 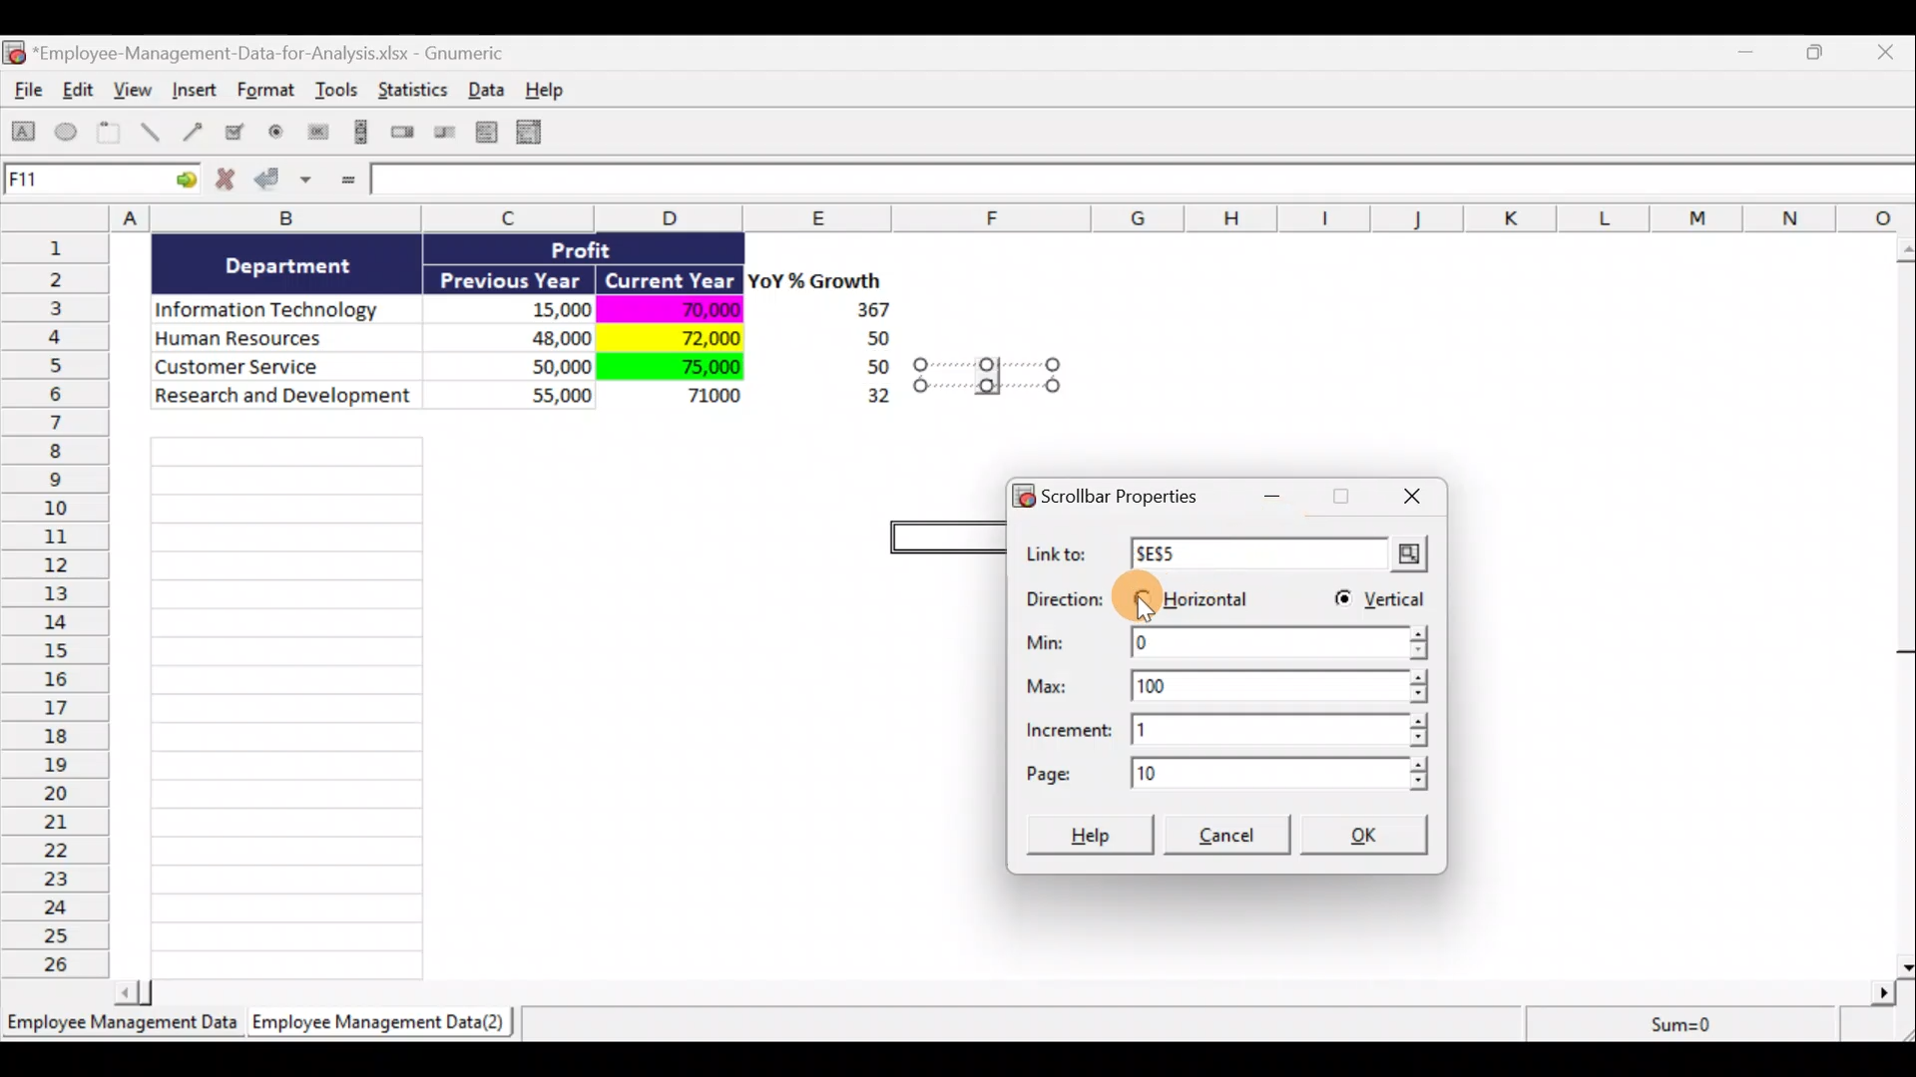 I want to click on Link to, so click(x=1232, y=555).